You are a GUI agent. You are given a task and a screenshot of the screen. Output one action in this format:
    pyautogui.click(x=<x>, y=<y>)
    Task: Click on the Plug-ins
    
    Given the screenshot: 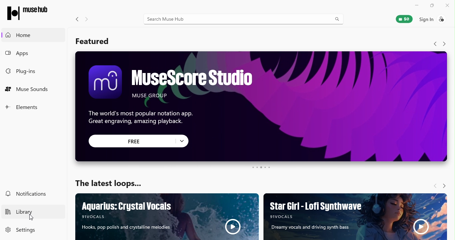 What is the action you would take?
    pyautogui.click(x=25, y=72)
    